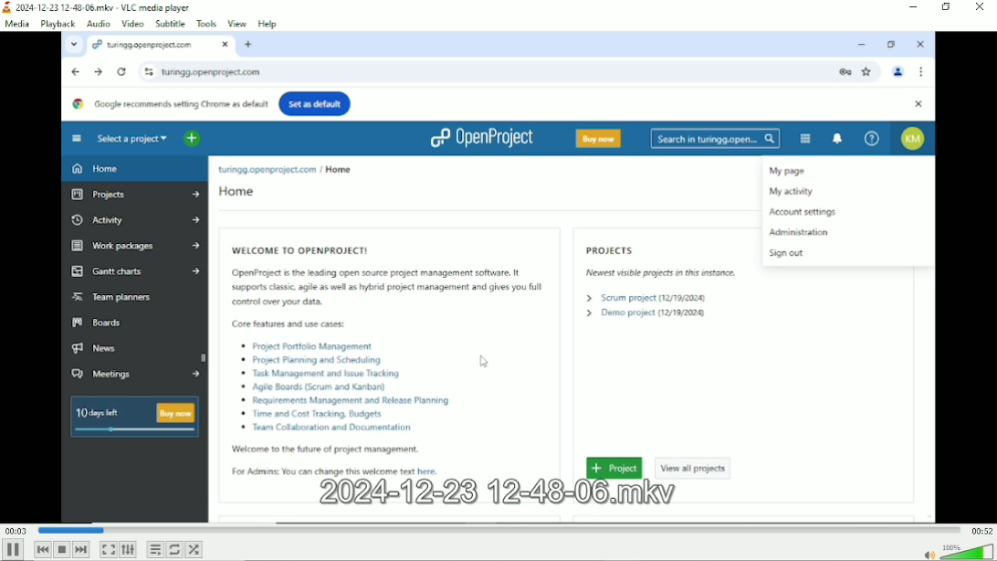 Image resolution: width=997 pixels, height=561 pixels. I want to click on Restore down, so click(945, 6).